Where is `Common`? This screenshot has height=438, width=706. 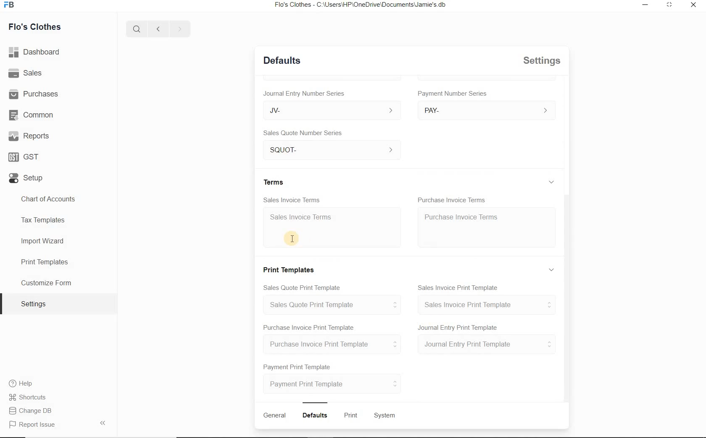
Common is located at coordinates (31, 115).